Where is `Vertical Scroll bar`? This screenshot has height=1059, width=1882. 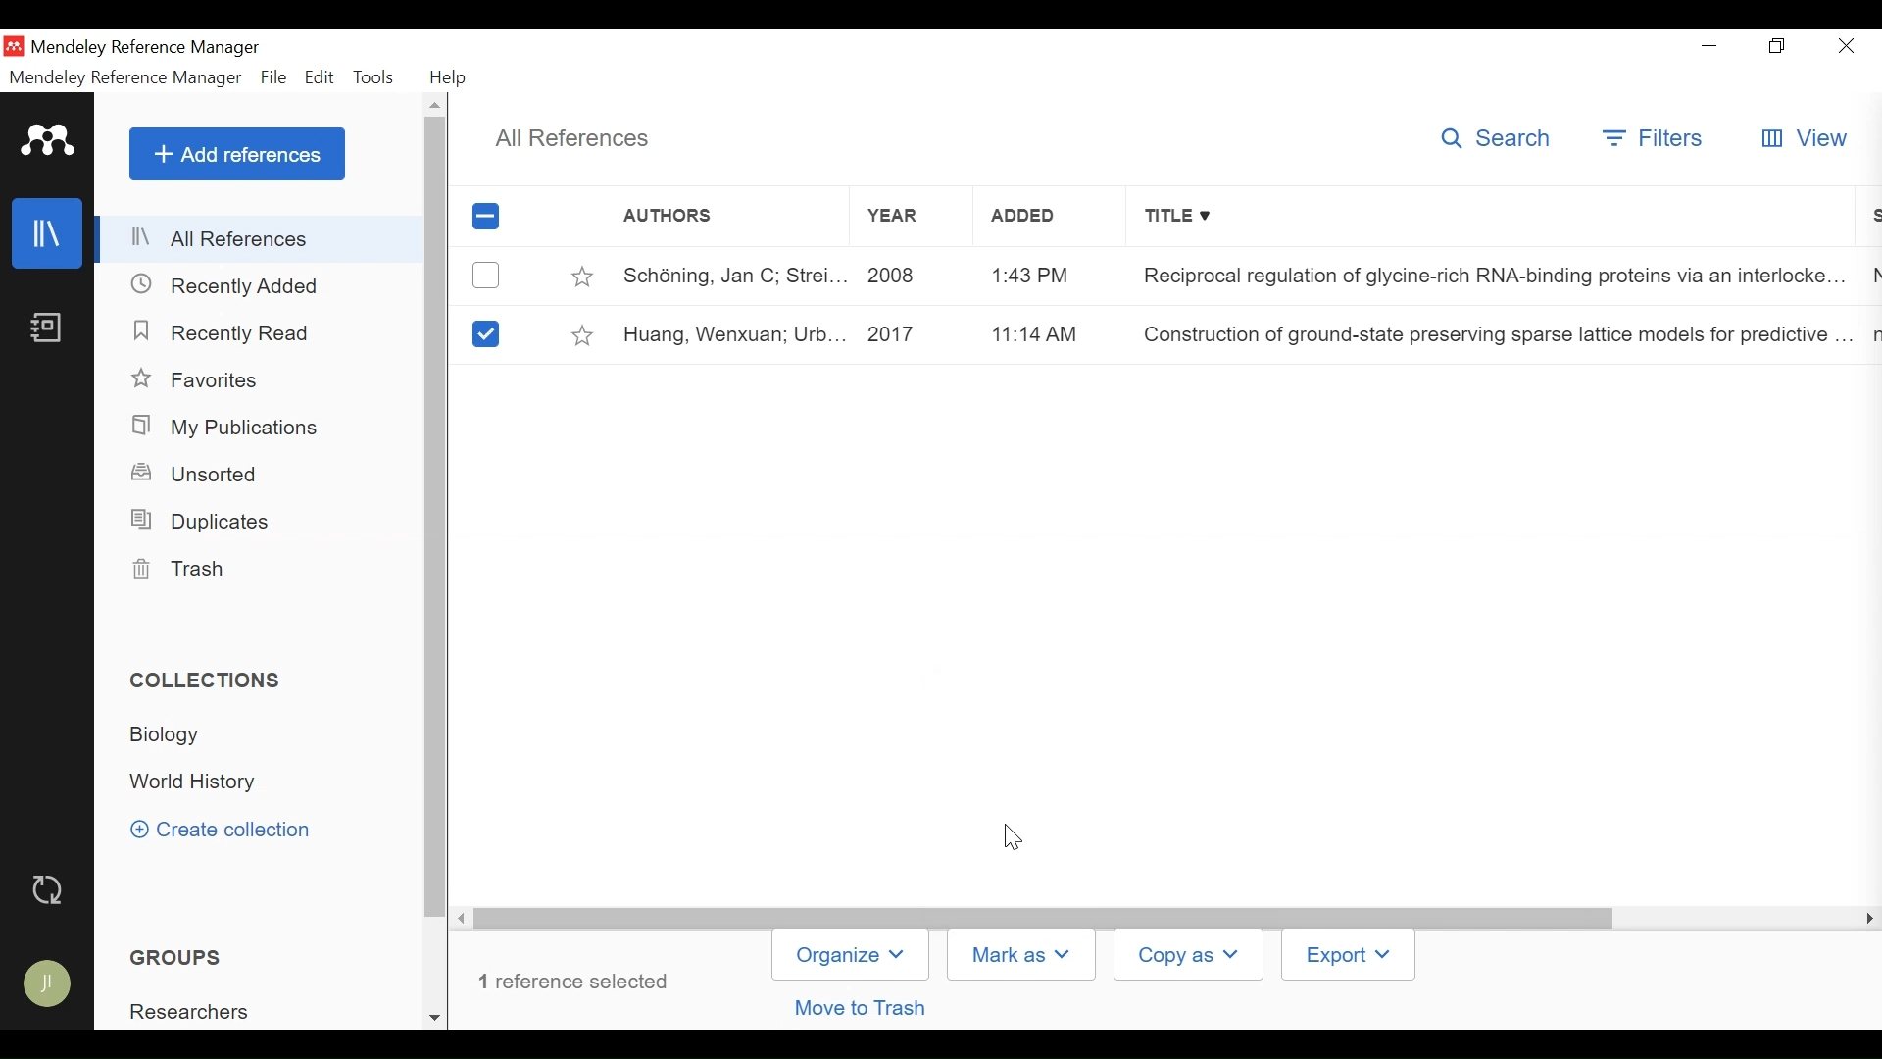
Vertical Scroll bar is located at coordinates (1048, 918).